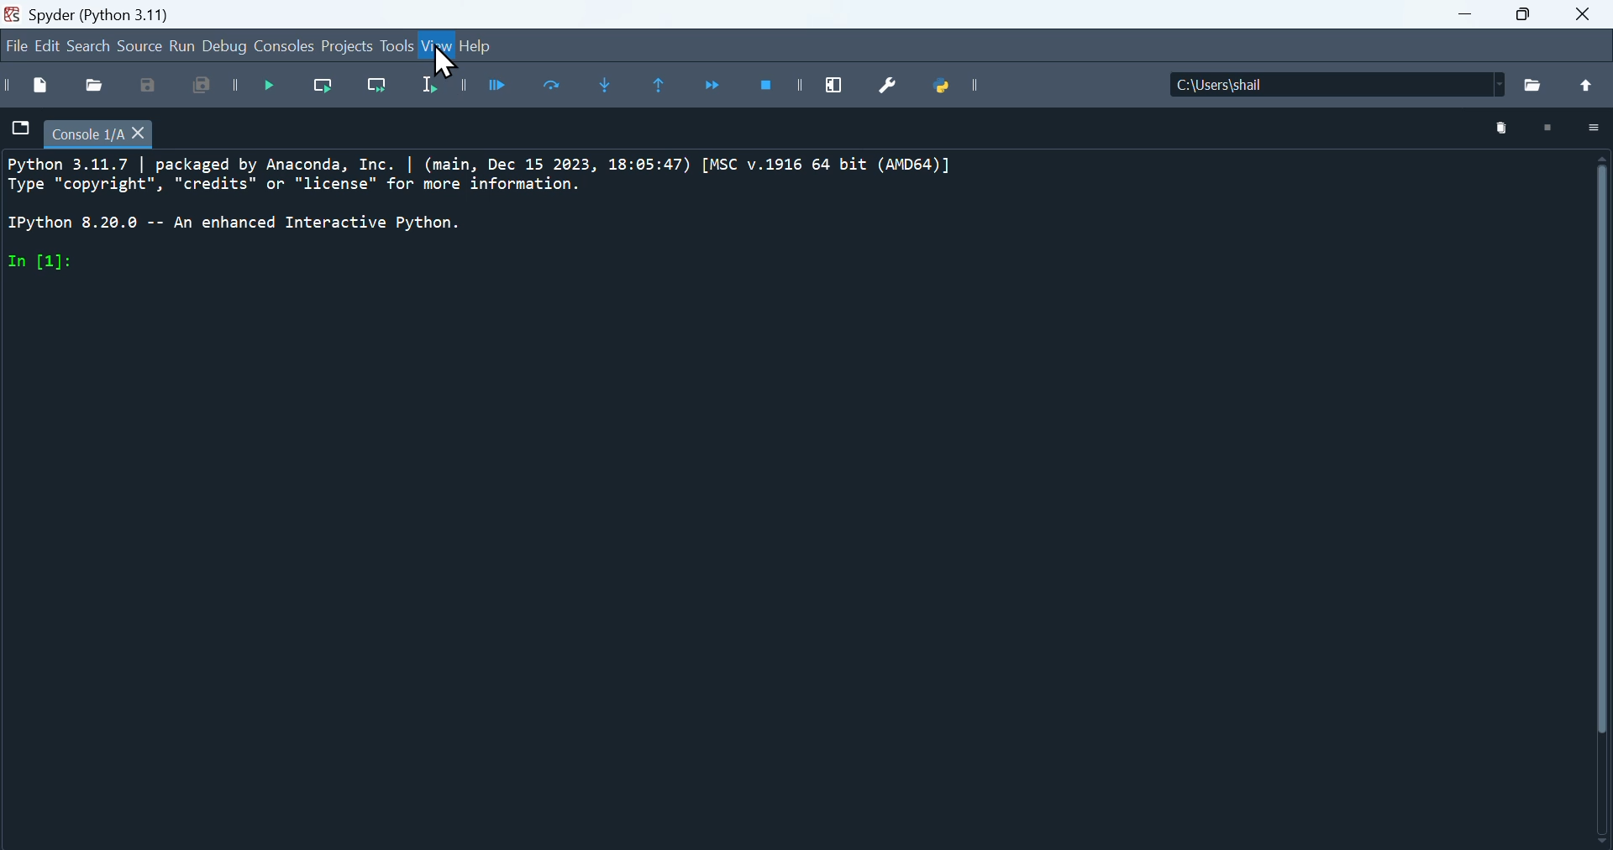  I want to click on Debug, so click(229, 45).